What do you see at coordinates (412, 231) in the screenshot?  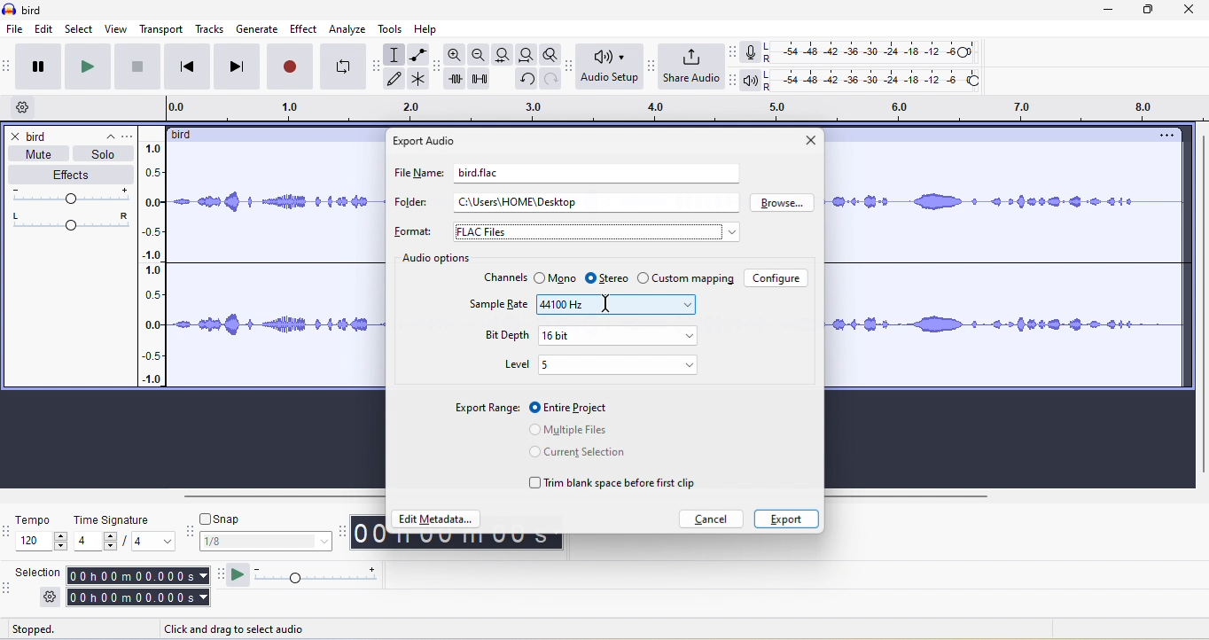 I see `format` at bounding box center [412, 231].